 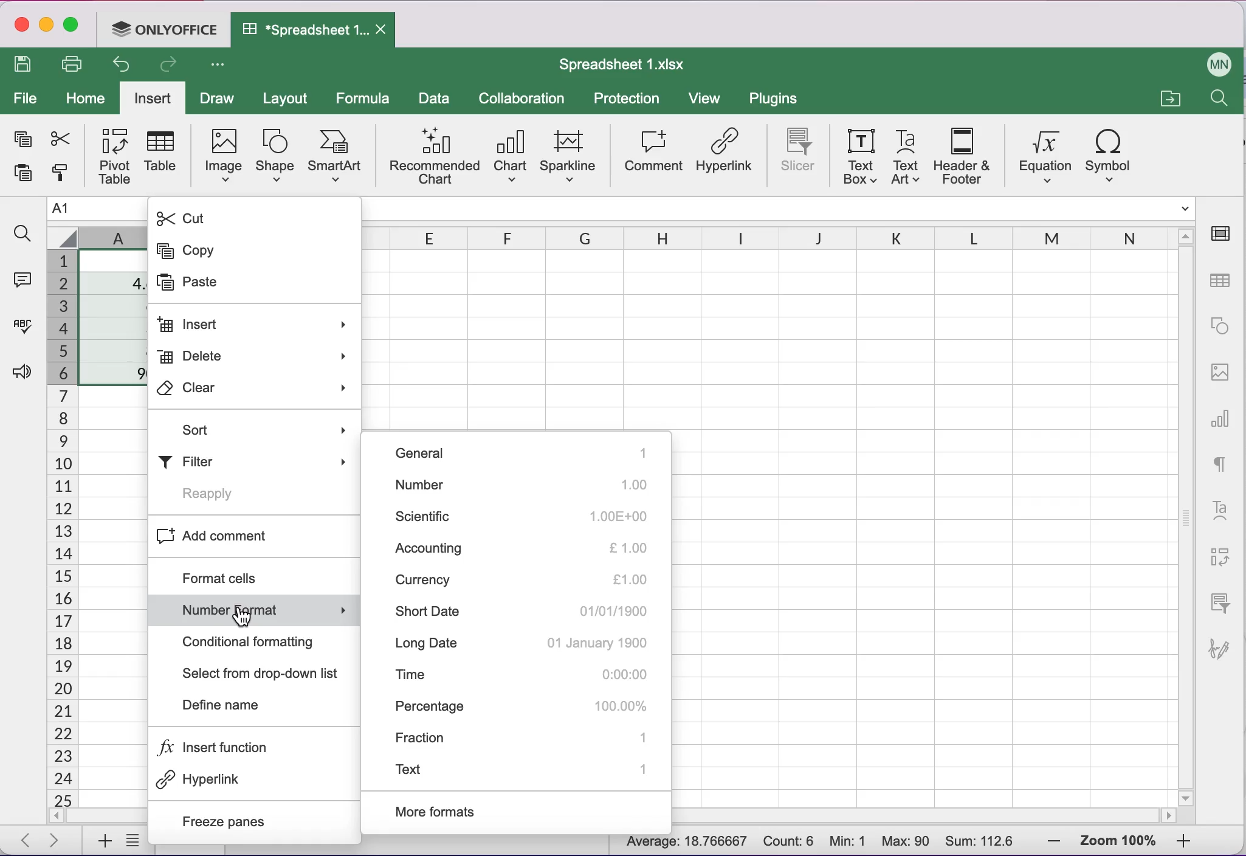 What do you see at coordinates (219, 251) in the screenshot?
I see `Copy` at bounding box center [219, 251].